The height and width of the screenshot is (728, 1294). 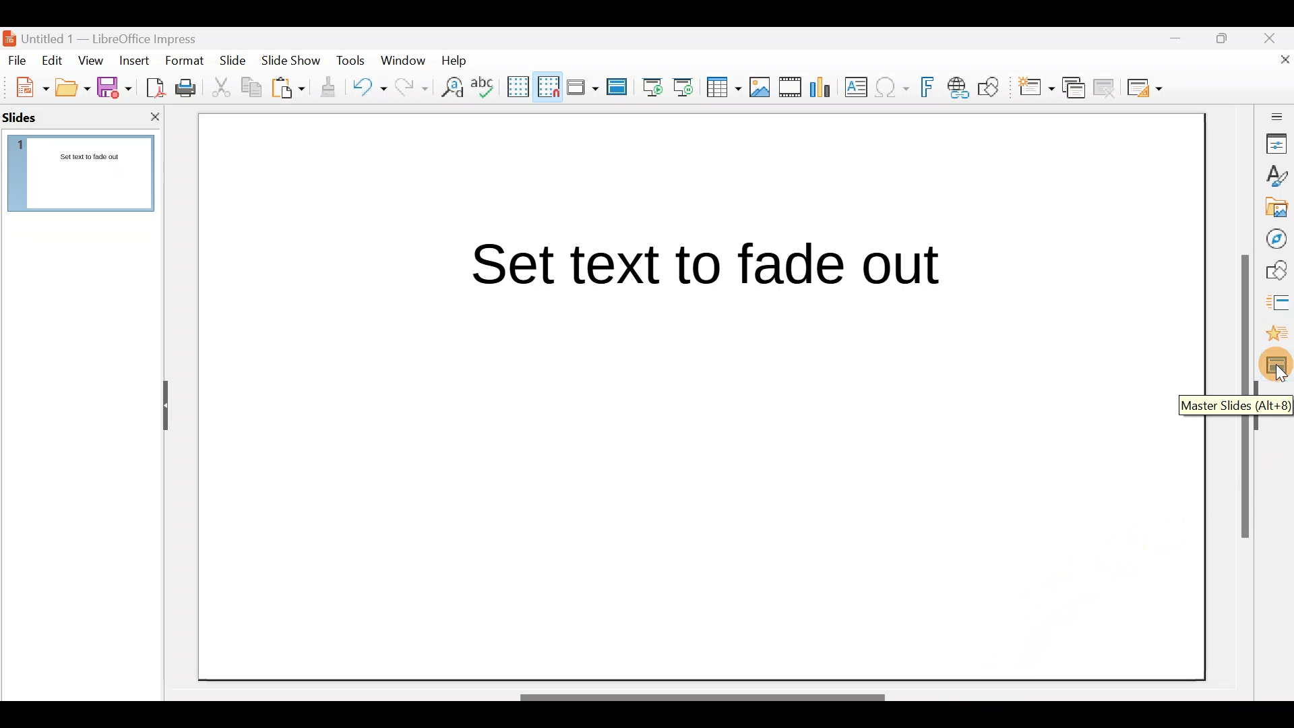 What do you see at coordinates (824, 88) in the screenshot?
I see `Insert chart` at bounding box center [824, 88].